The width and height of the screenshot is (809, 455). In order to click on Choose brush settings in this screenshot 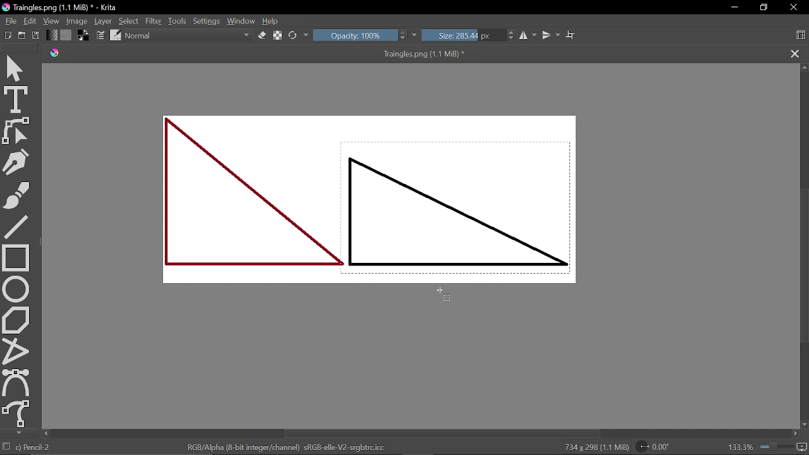, I will do `click(102, 36)`.